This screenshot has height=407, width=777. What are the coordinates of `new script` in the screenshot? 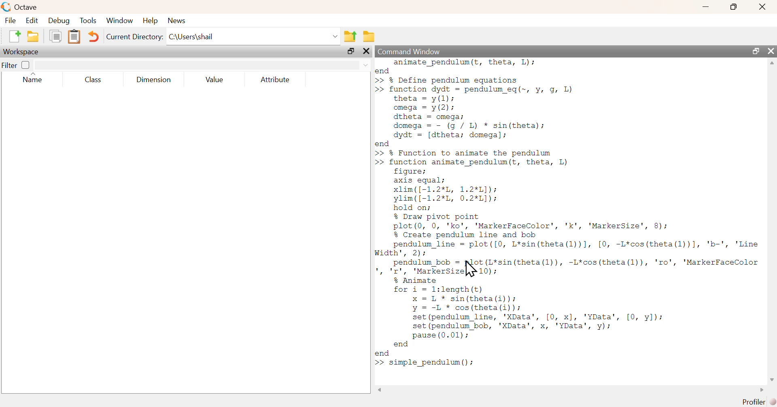 It's located at (15, 36).